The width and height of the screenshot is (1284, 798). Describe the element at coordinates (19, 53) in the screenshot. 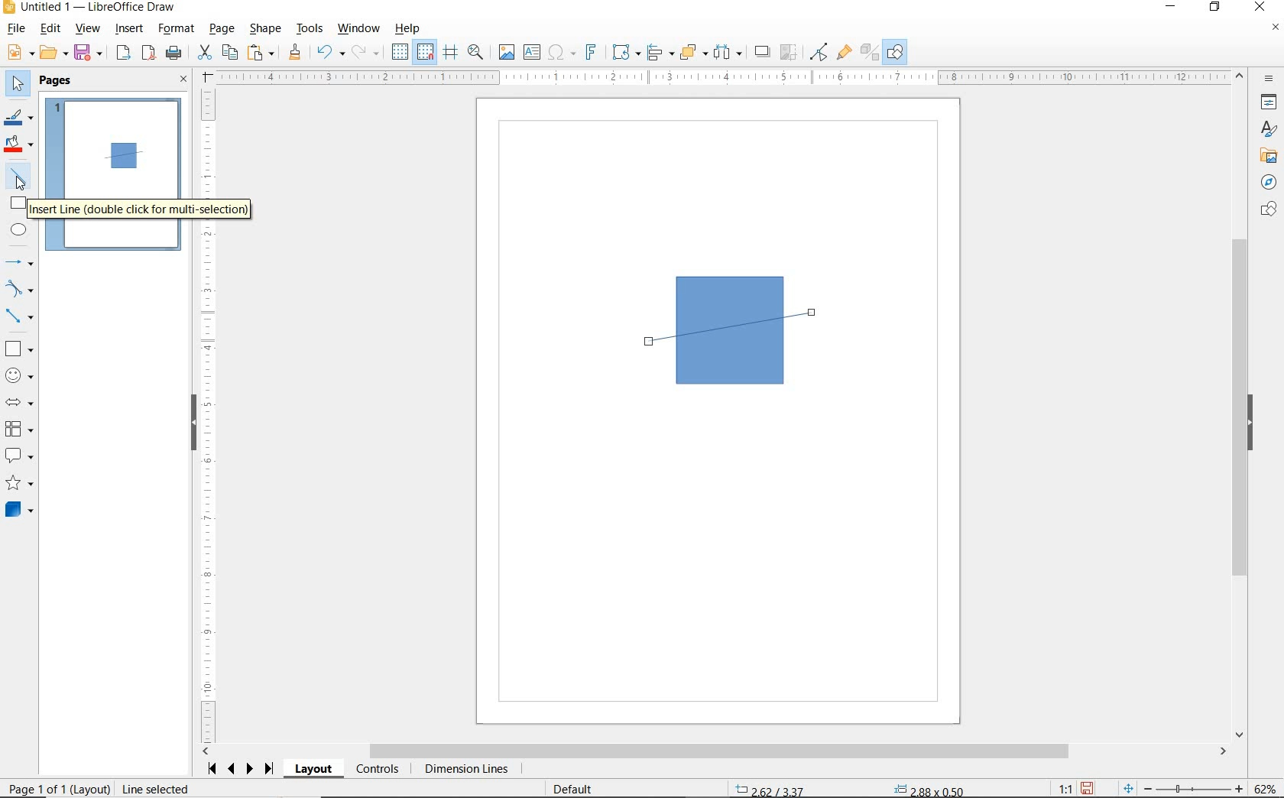

I see `NEW` at that location.